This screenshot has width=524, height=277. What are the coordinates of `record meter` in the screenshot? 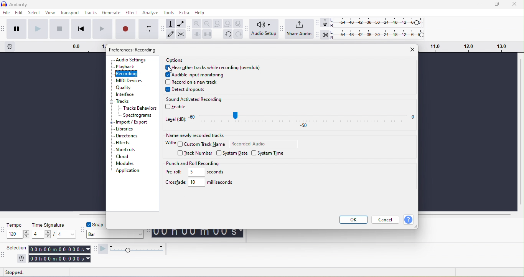 It's located at (326, 23).